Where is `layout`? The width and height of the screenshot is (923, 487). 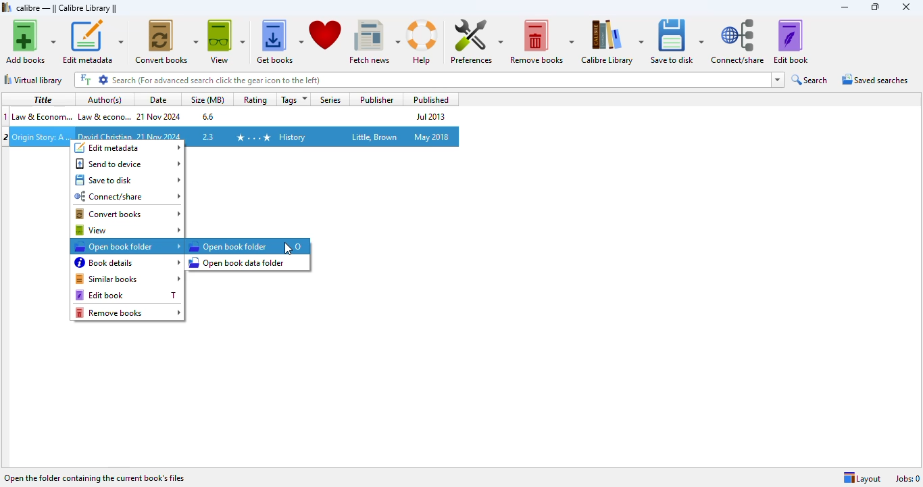 layout is located at coordinates (862, 478).